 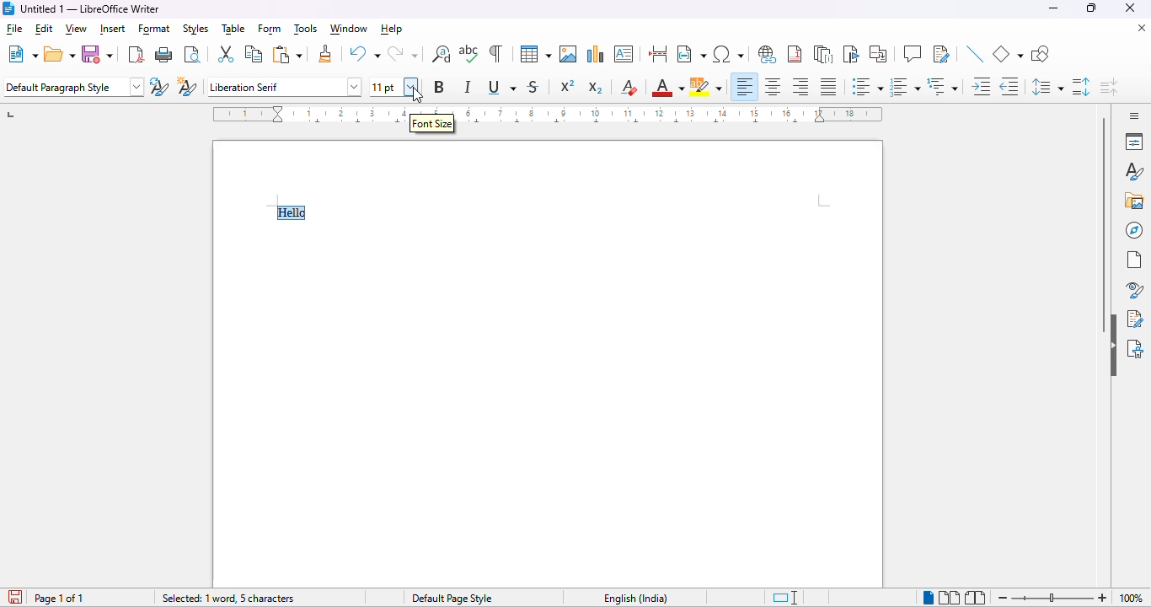 I want to click on check spelling, so click(x=469, y=53).